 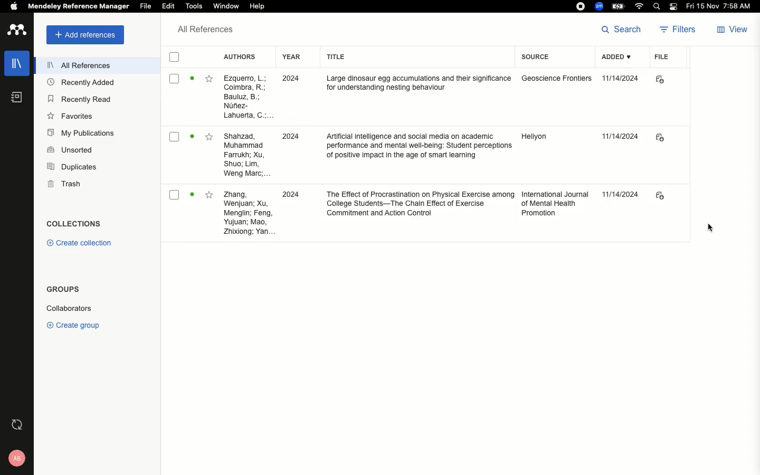 I want to click on International Journal
of Mental Health
Promotion, so click(x=555, y=204).